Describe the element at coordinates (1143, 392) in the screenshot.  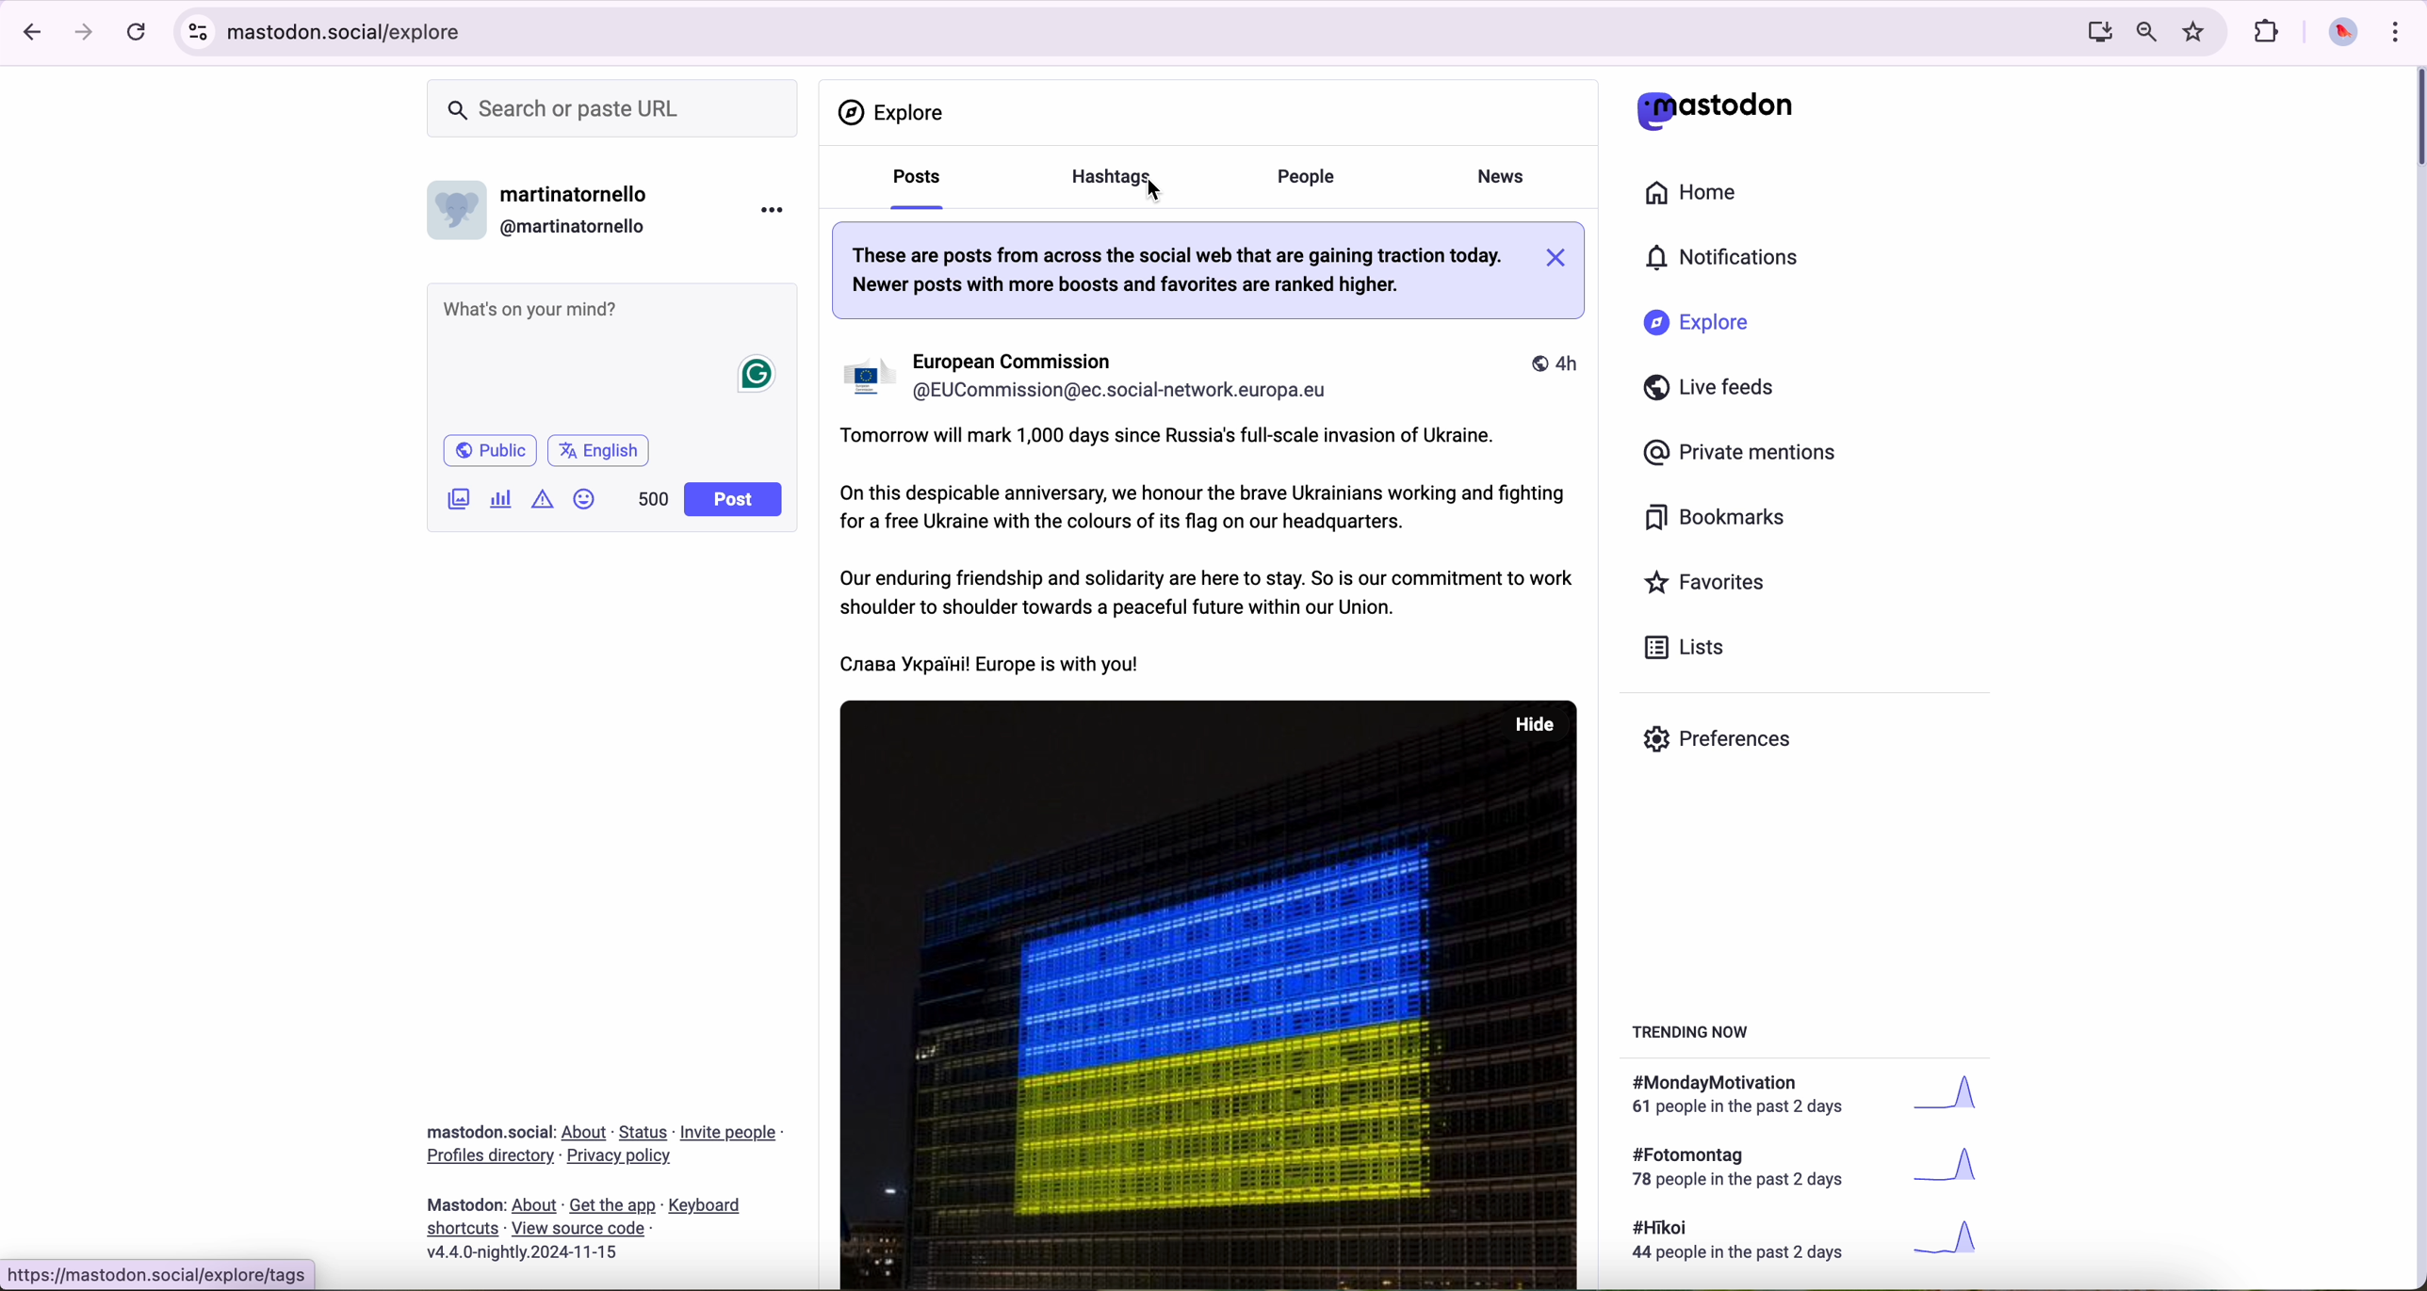
I see `user id` at that location.